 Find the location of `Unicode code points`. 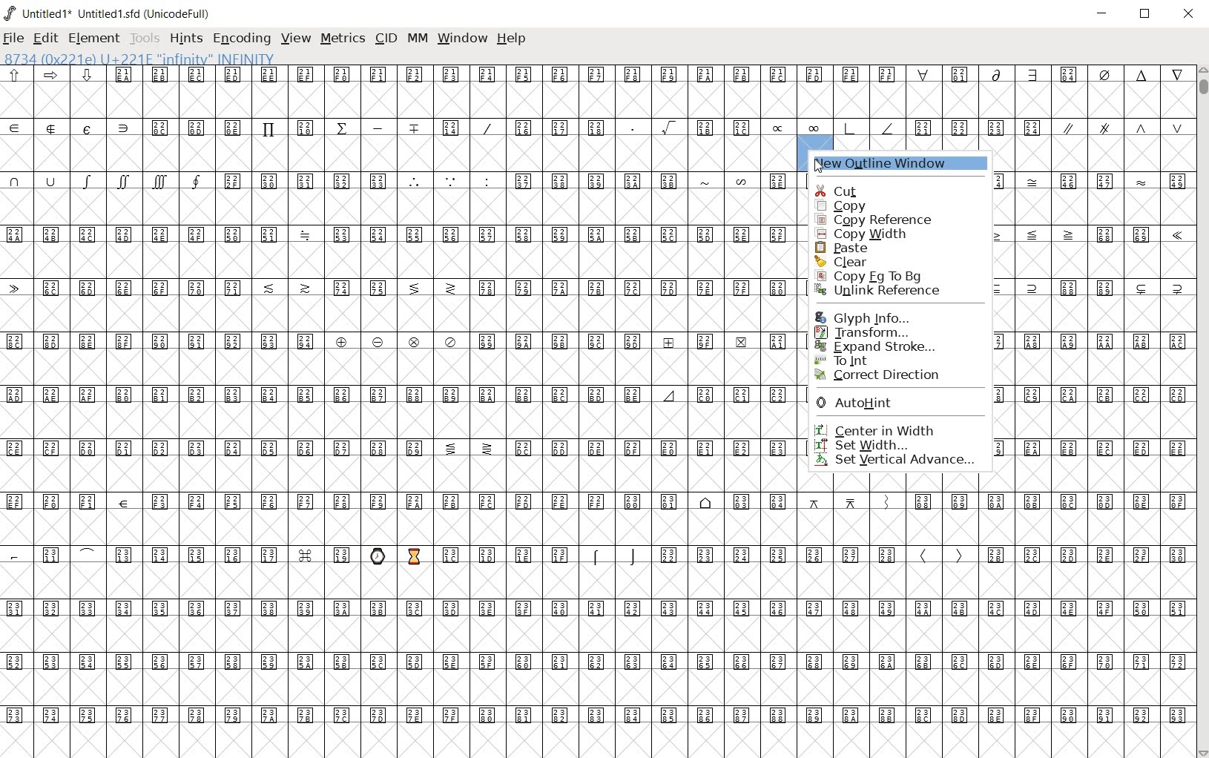

Unicode code points is located at coordinates (597, 608).